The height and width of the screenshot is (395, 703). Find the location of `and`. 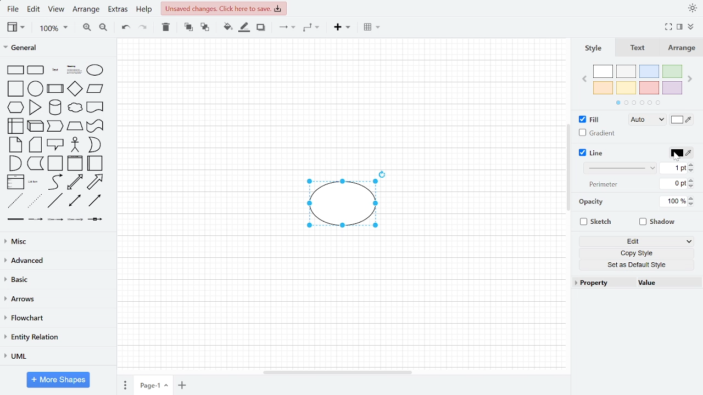

and is located at coordinates (16, 162).